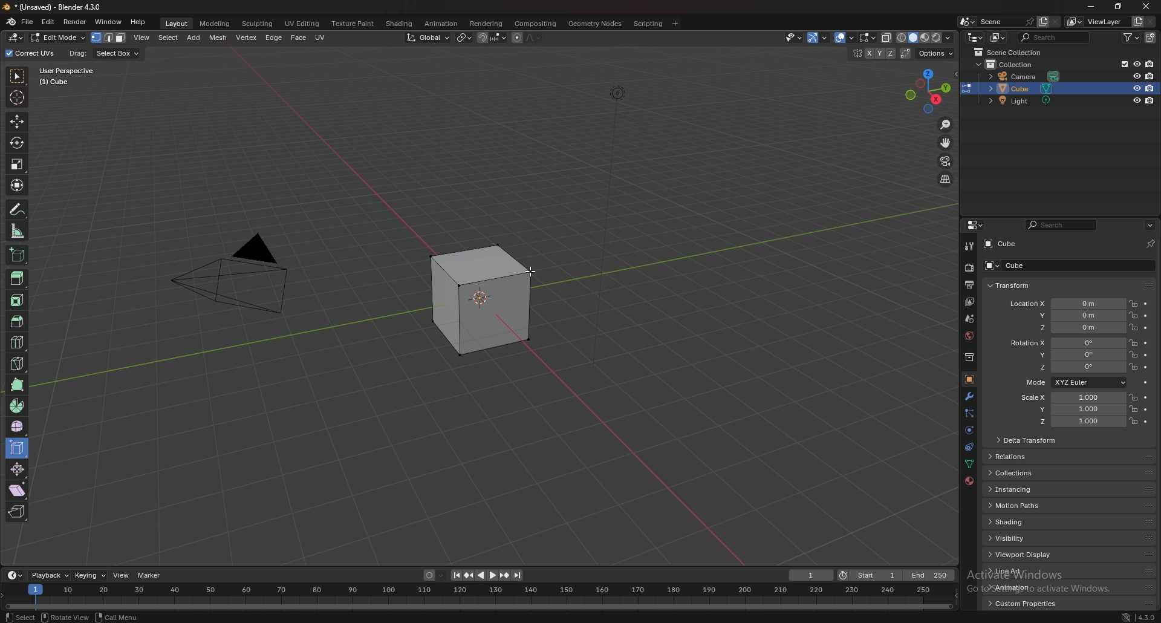 The image size is (1161, 623). Describe the element at coordinates (866, 38) in the screenshot. I see `show overlays` at that location.